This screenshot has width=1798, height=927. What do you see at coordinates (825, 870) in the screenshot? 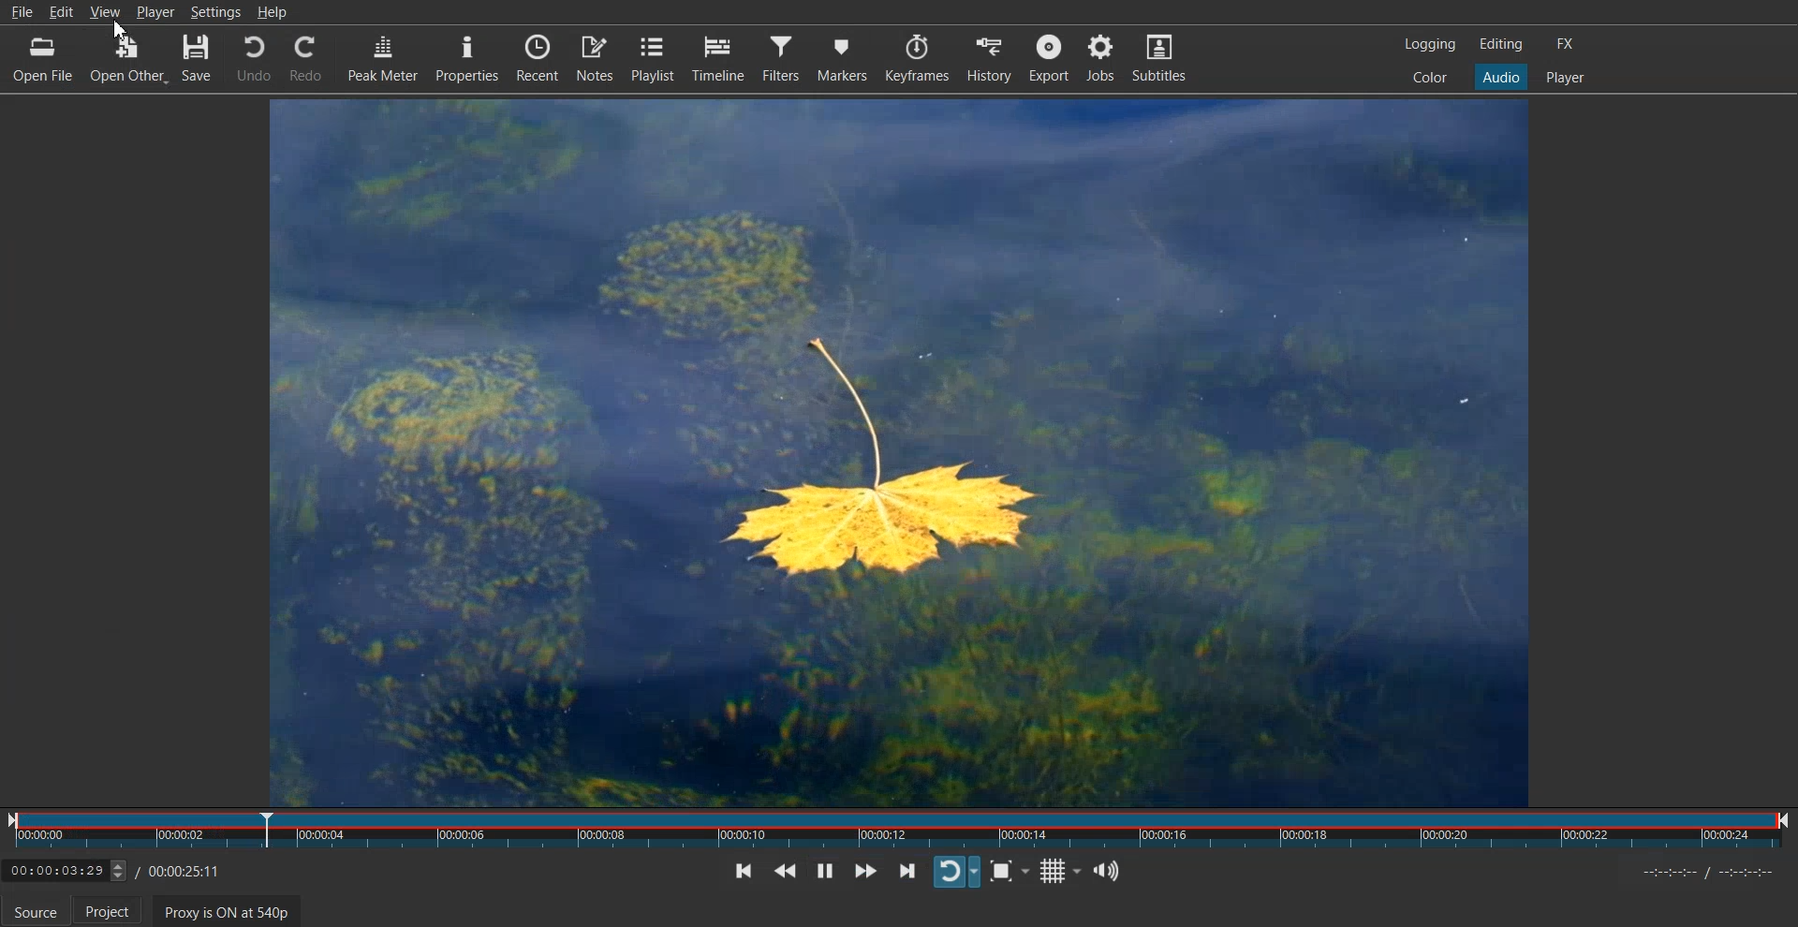
I see `Toggle play or pause` at bounding box center [825, 870].